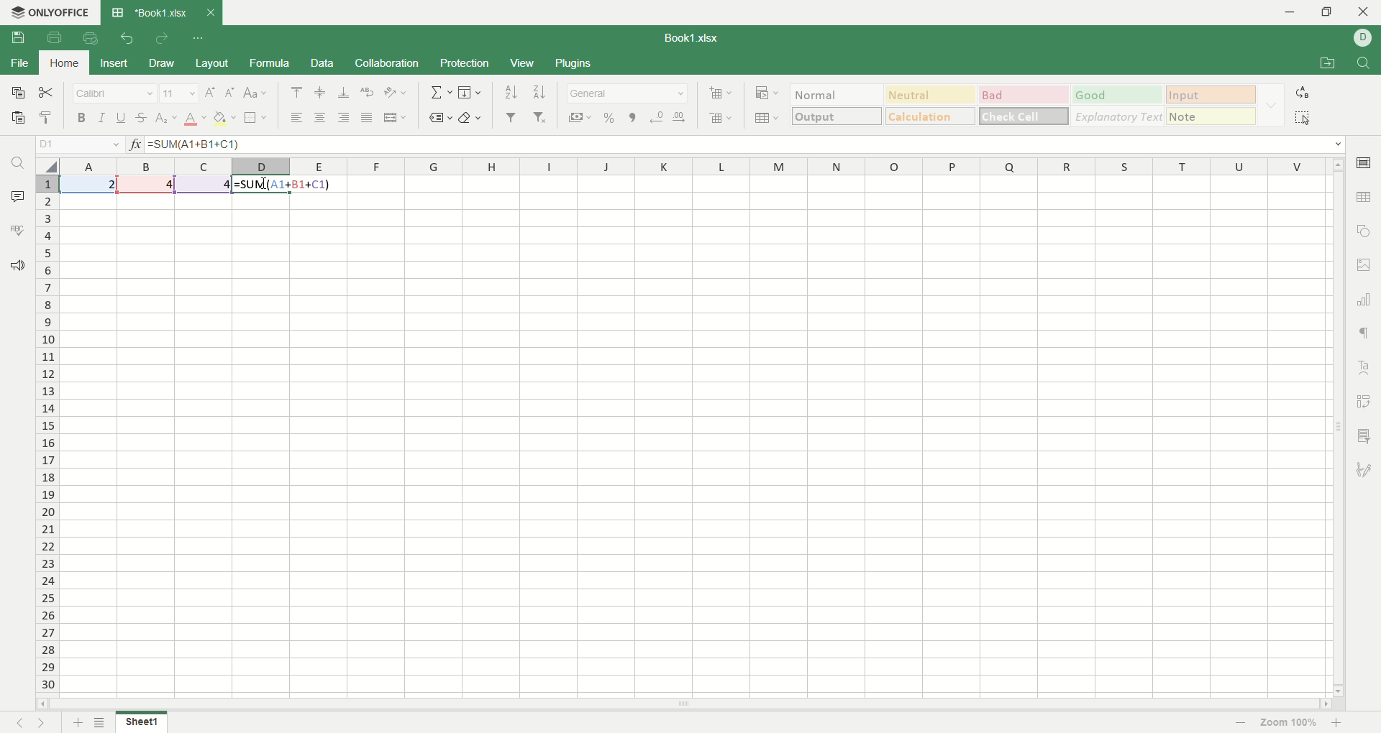 The height and width of the screenshot is (733, 1381). Describe the element at coordinates (765, 119) in the screenshot. I see `format as table template` at that location.